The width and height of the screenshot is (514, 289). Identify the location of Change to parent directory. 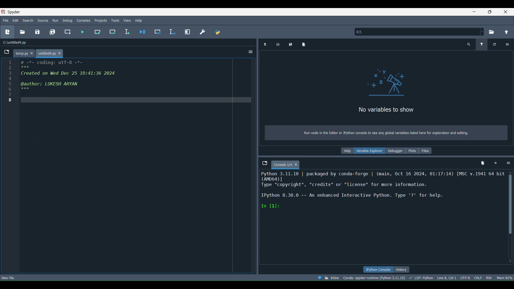
(505, 32).